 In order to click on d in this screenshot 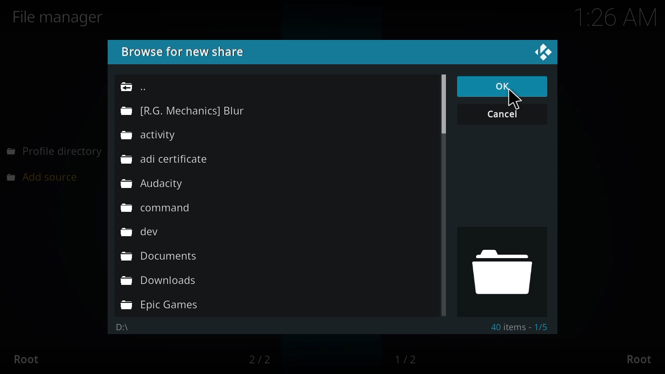, I will do `click(122, 328)`.